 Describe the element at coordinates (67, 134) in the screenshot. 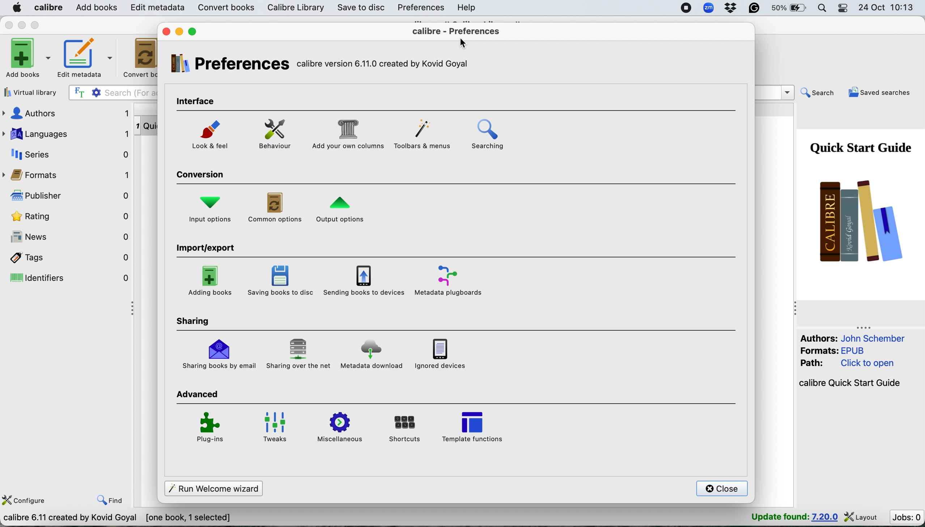

I see `languages` at that location.